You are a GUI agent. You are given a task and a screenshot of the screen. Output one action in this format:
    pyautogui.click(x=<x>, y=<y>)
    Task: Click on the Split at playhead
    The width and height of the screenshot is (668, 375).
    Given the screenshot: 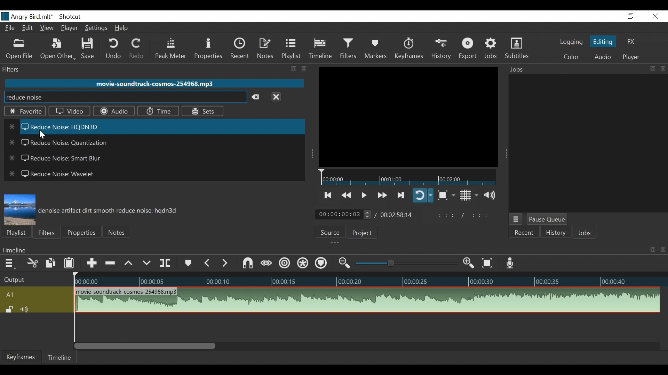 What is the action you would take?
    pyautogui.click(x=166, y=262)
    